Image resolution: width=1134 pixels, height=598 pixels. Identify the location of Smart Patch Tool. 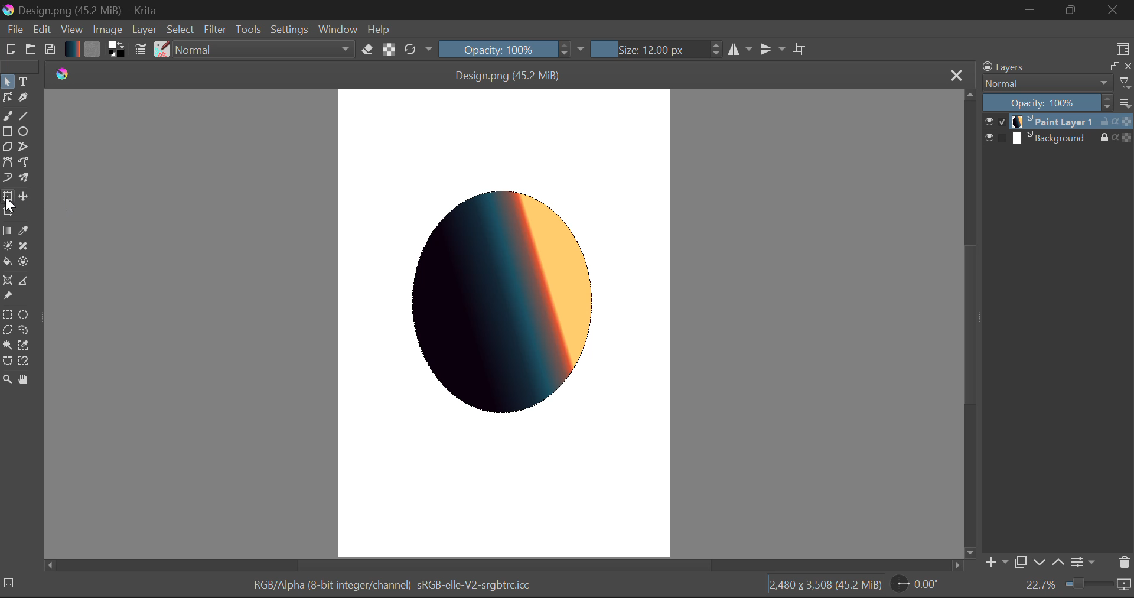
(24, 246).